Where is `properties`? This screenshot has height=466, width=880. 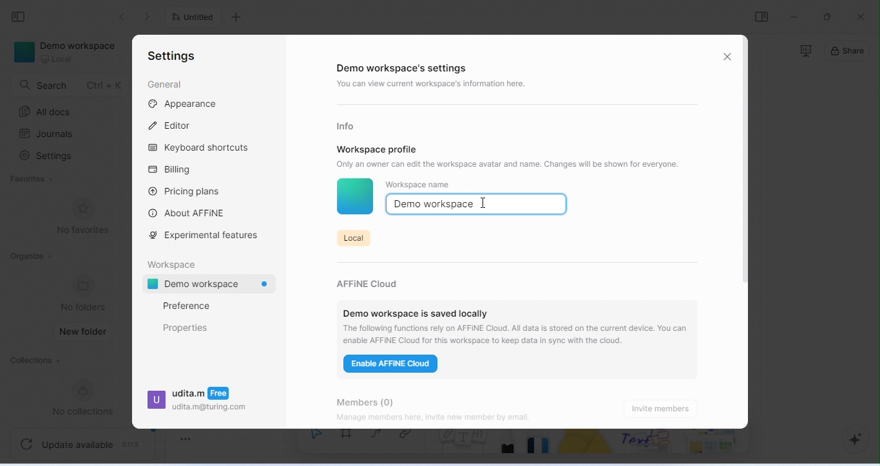 properties is located at coordinates (186, 328).